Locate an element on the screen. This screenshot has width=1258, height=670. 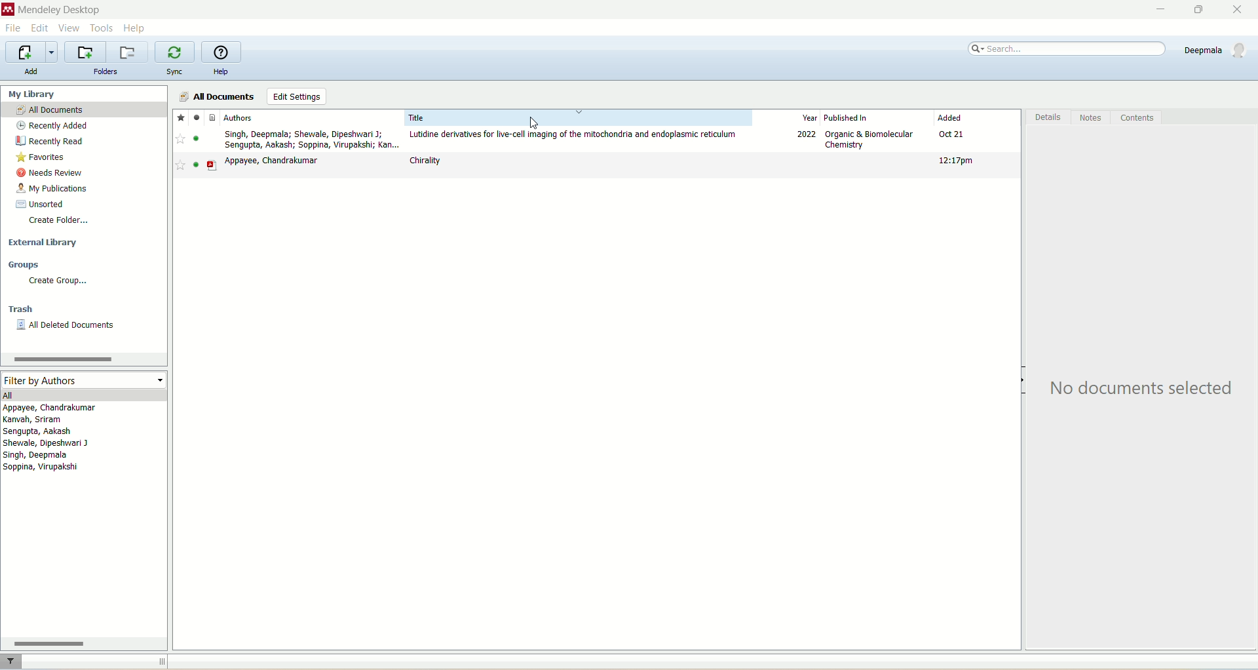
add is located at coordinates (33, 73).